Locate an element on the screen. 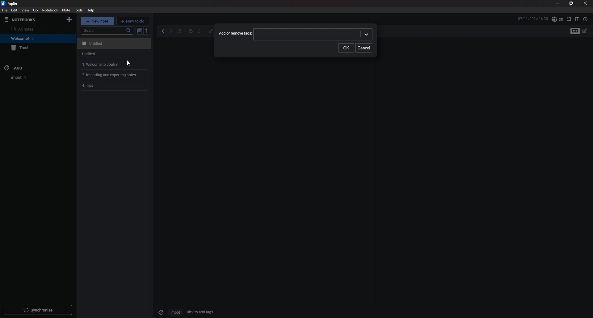 The height and width of the screenshot is (318, 593). notebook is located at coordinates (31, 38).